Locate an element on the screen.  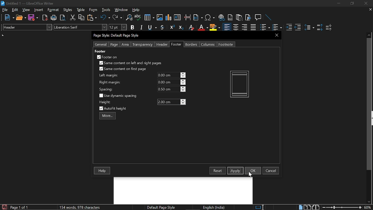
Undo is located at coordinates (105, 17).